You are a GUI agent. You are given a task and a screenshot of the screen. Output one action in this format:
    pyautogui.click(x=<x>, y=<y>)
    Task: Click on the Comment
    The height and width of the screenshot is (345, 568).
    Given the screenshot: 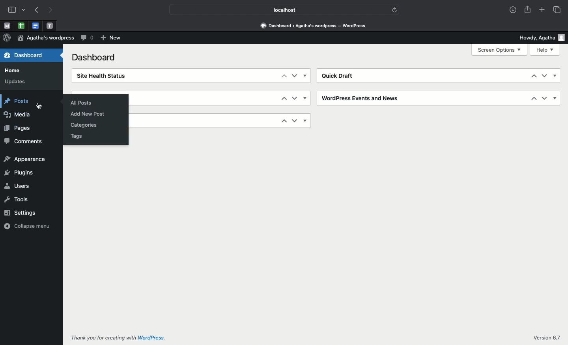 What is the action you would take?
    pyautogui.click(x=88, y=38)
    